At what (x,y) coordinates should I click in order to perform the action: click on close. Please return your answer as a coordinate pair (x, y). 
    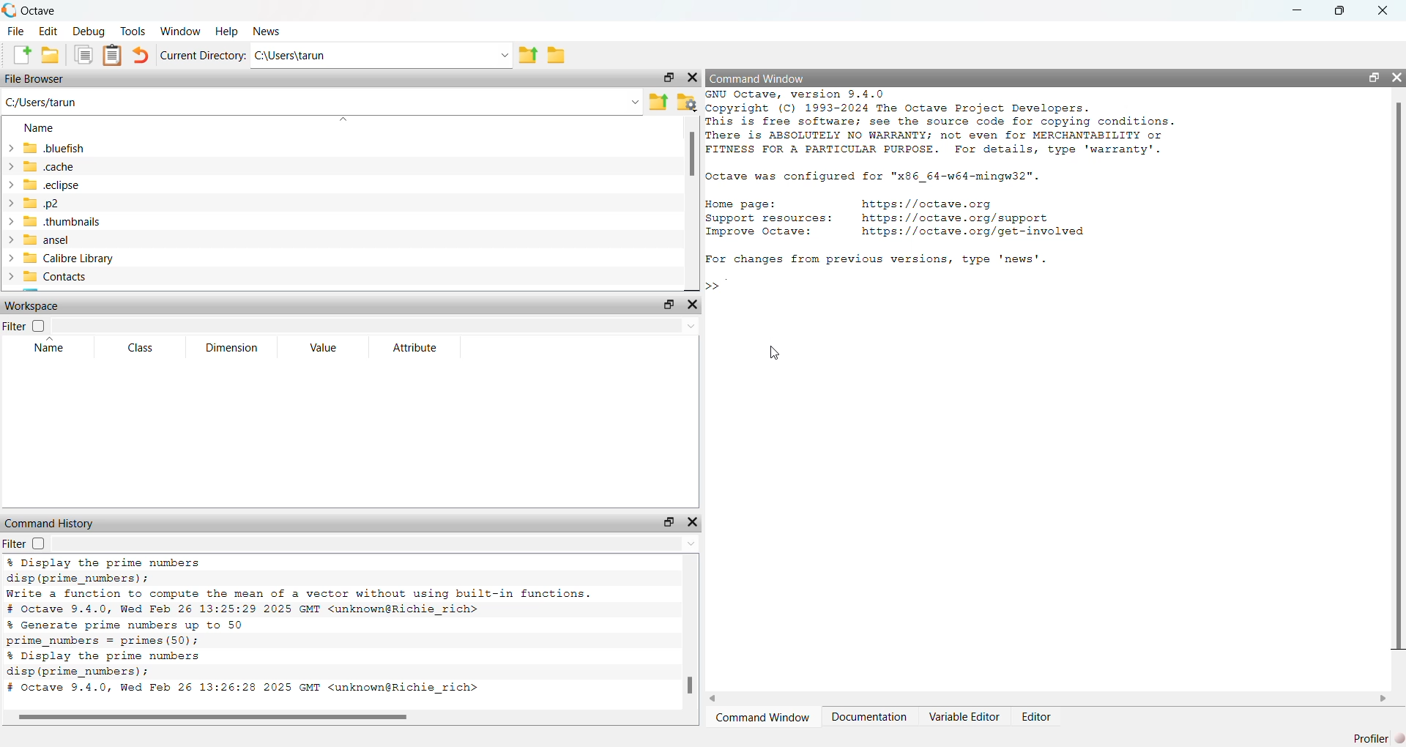
    Looking at the image, I should click on (693, 522).